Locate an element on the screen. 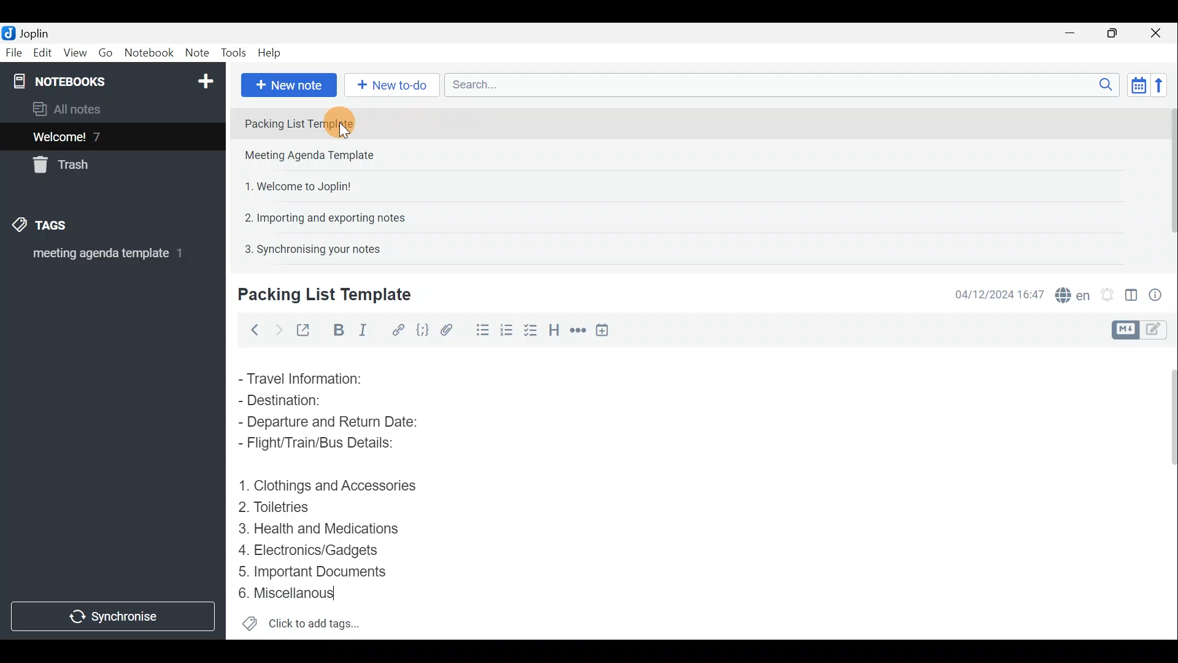  Packing List Template is located at coordinates (316, 123).